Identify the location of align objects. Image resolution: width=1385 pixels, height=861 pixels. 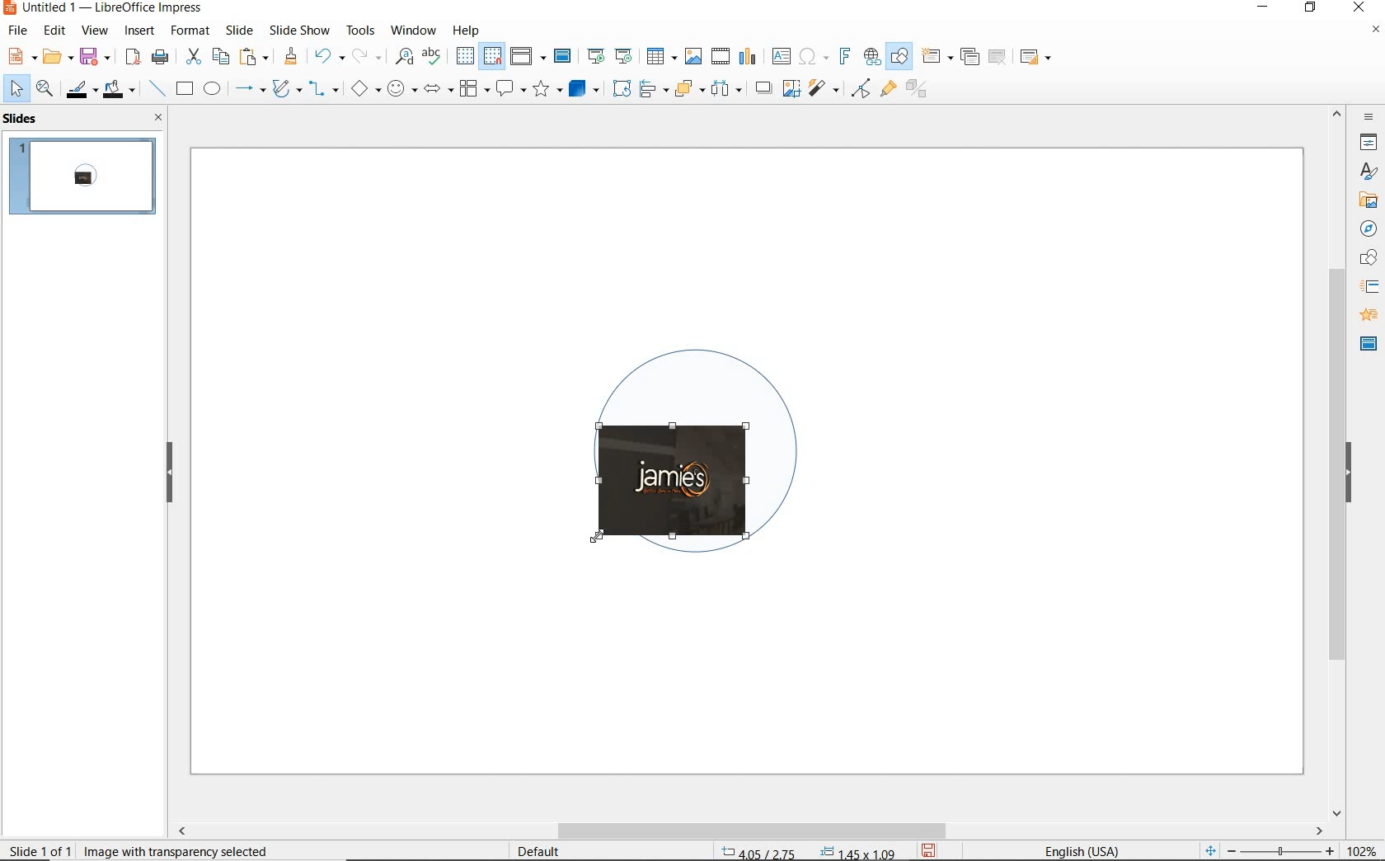
(650, 87).